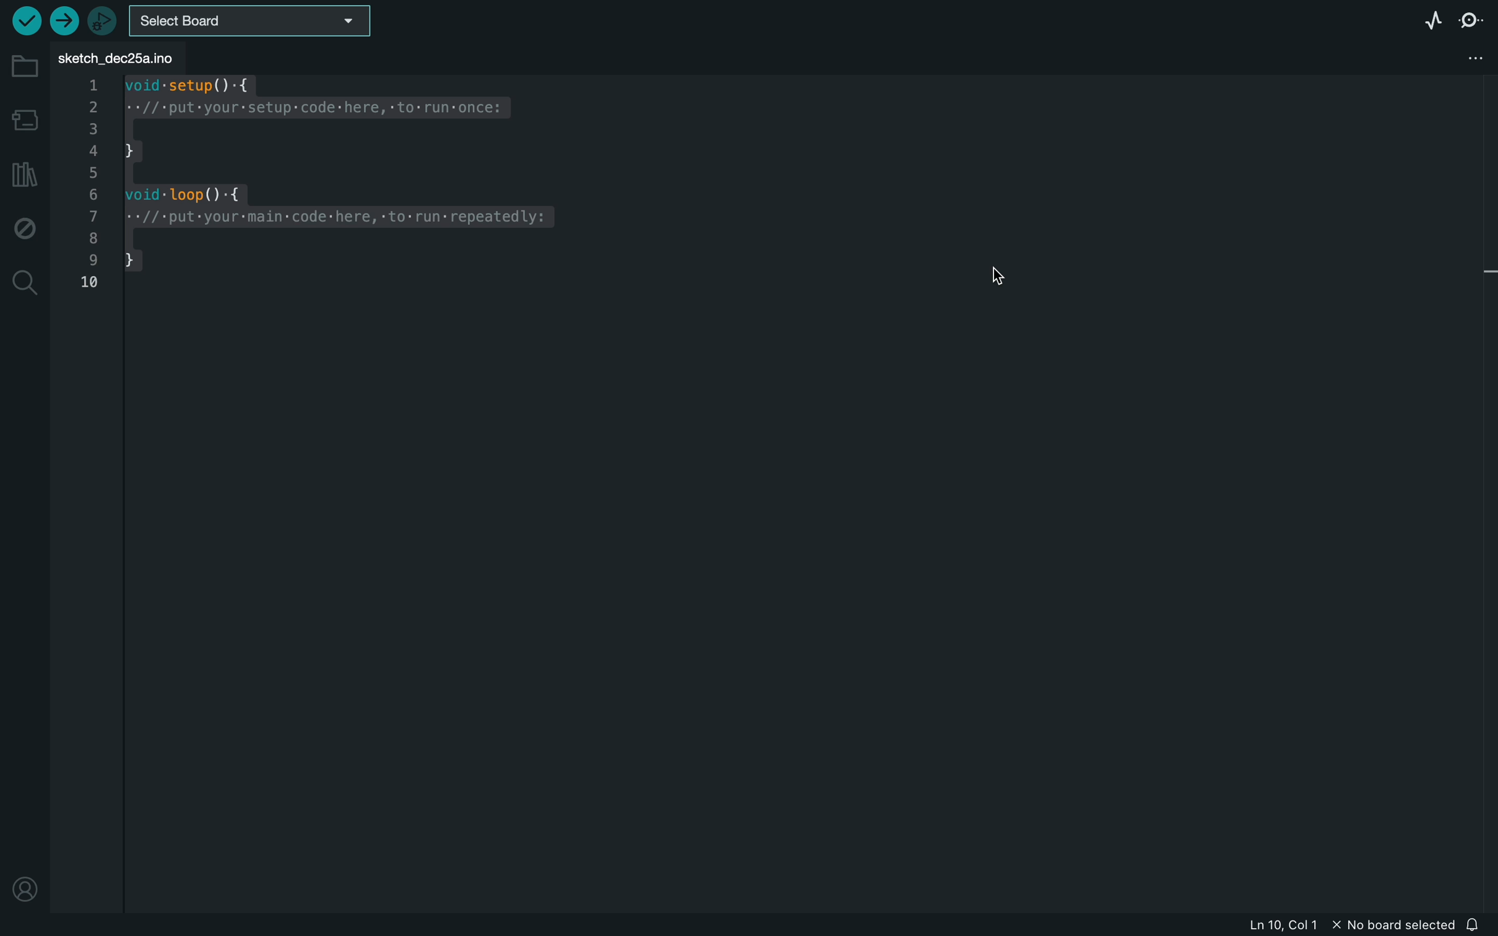 This screenshot has width=1498, height=936. I want to click on search, so click(24, 280).